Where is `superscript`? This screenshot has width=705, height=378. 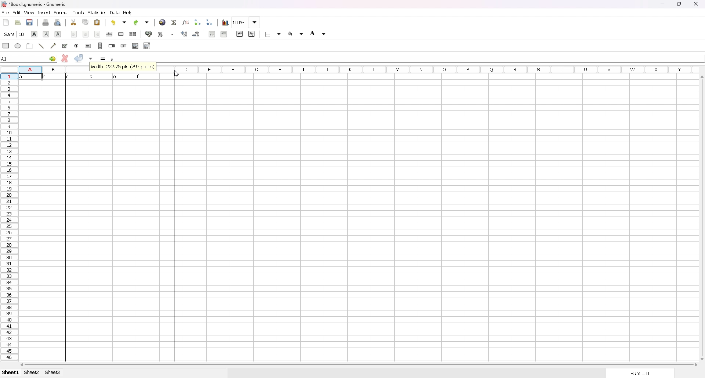 superscript is located at coordinates (239, 34).